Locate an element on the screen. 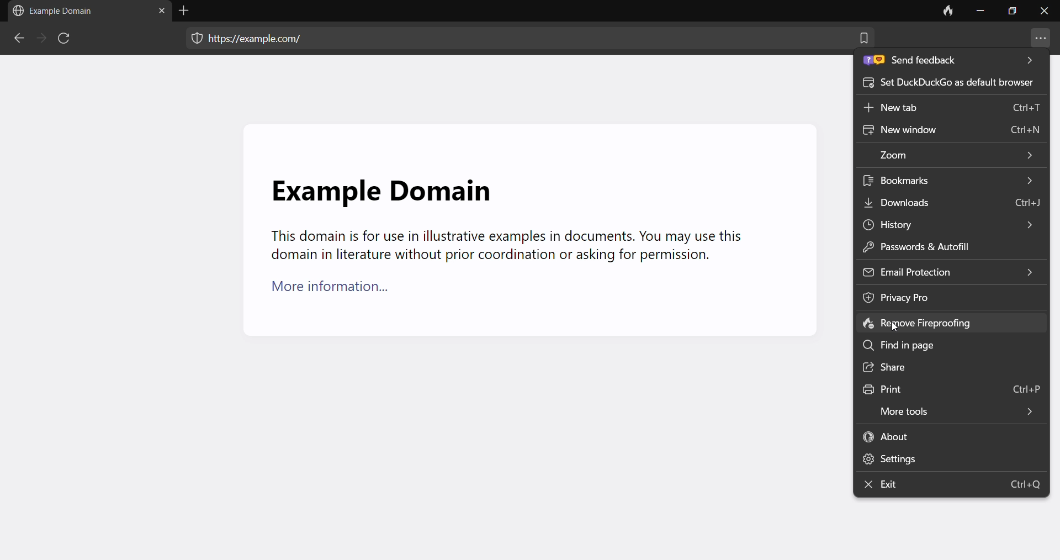 This screenshot has height=560, width=1060. send feedback is located at coordinates (950, 63).